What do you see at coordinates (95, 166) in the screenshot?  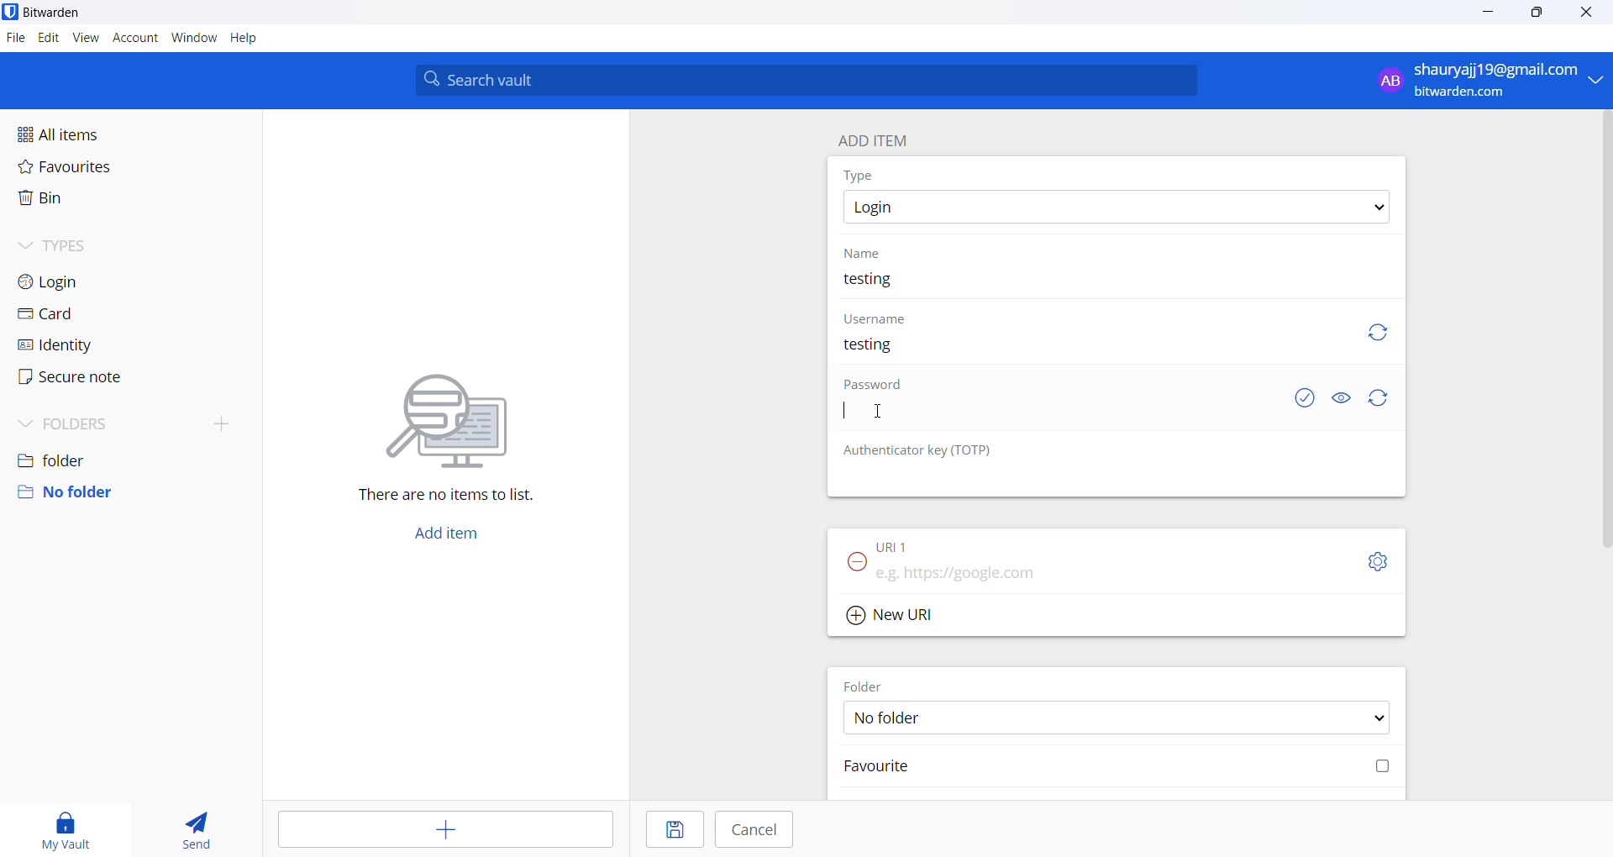 I see `favourites` at bounding box center [95, 166].